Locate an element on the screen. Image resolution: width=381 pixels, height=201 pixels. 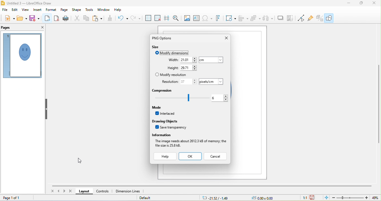
cut is located at coordinates (77, 18).